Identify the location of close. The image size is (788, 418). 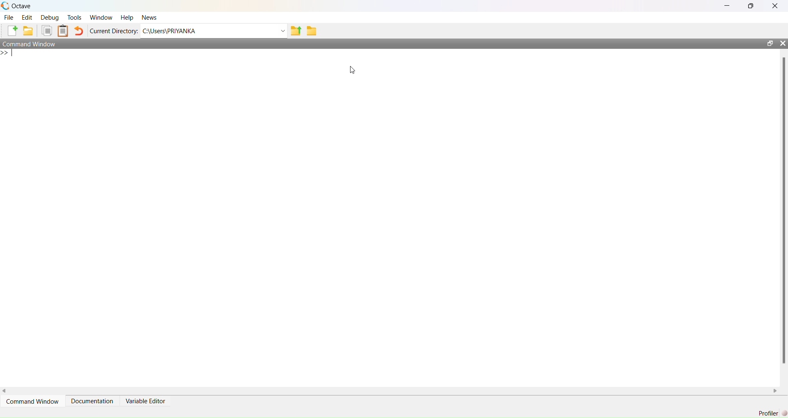
(783, 43).